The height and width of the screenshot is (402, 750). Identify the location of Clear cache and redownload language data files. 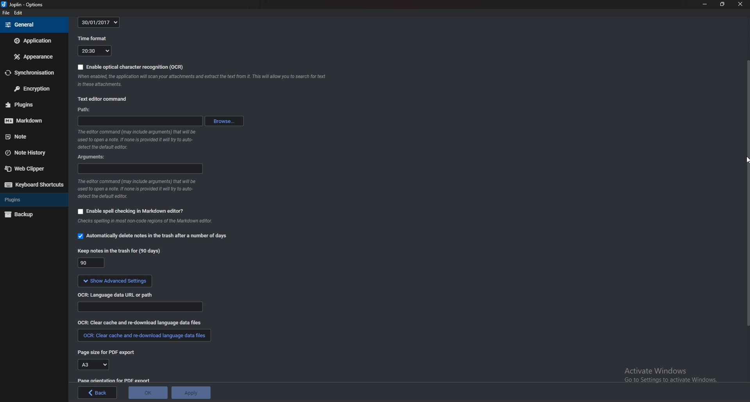
(143, 336).